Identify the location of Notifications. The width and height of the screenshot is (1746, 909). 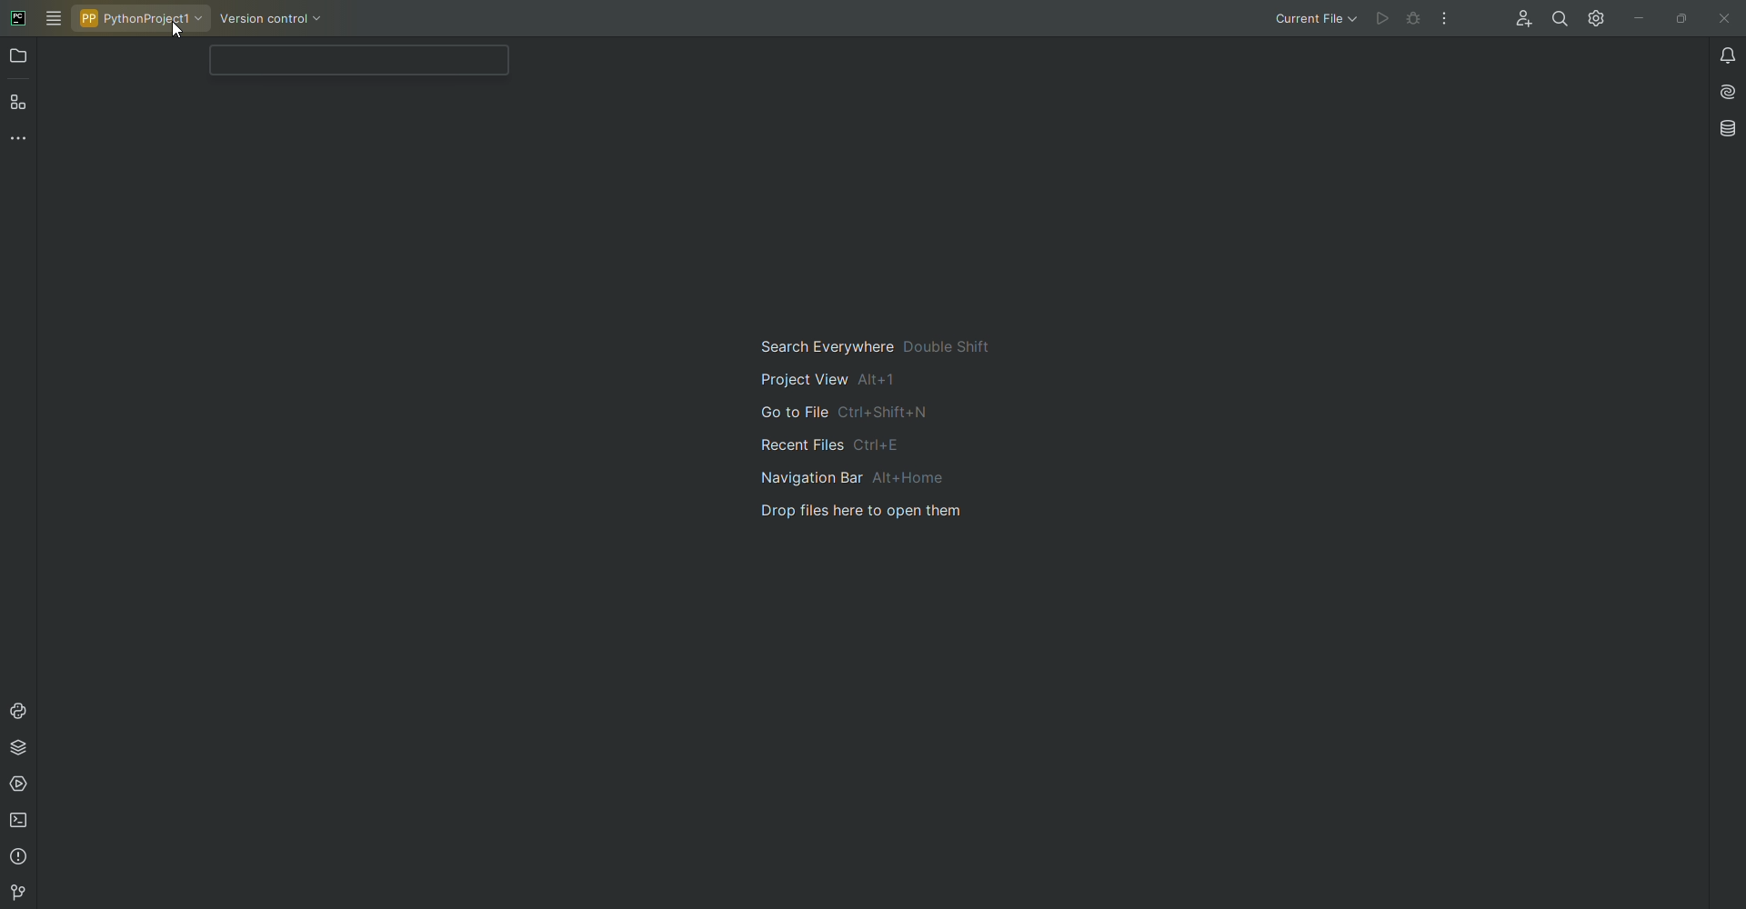
(1723, 55).